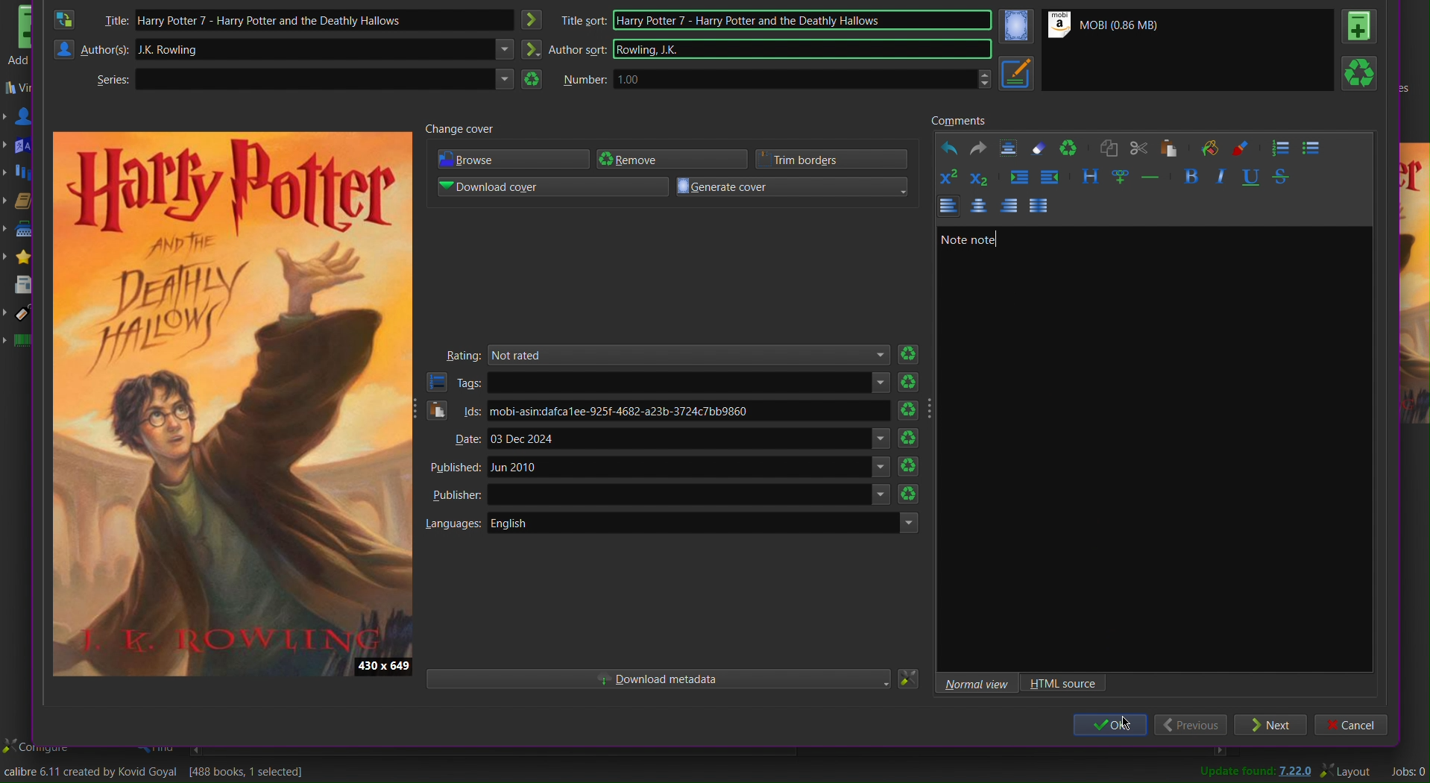  I want to click on Left Align, so click(1007, 207).